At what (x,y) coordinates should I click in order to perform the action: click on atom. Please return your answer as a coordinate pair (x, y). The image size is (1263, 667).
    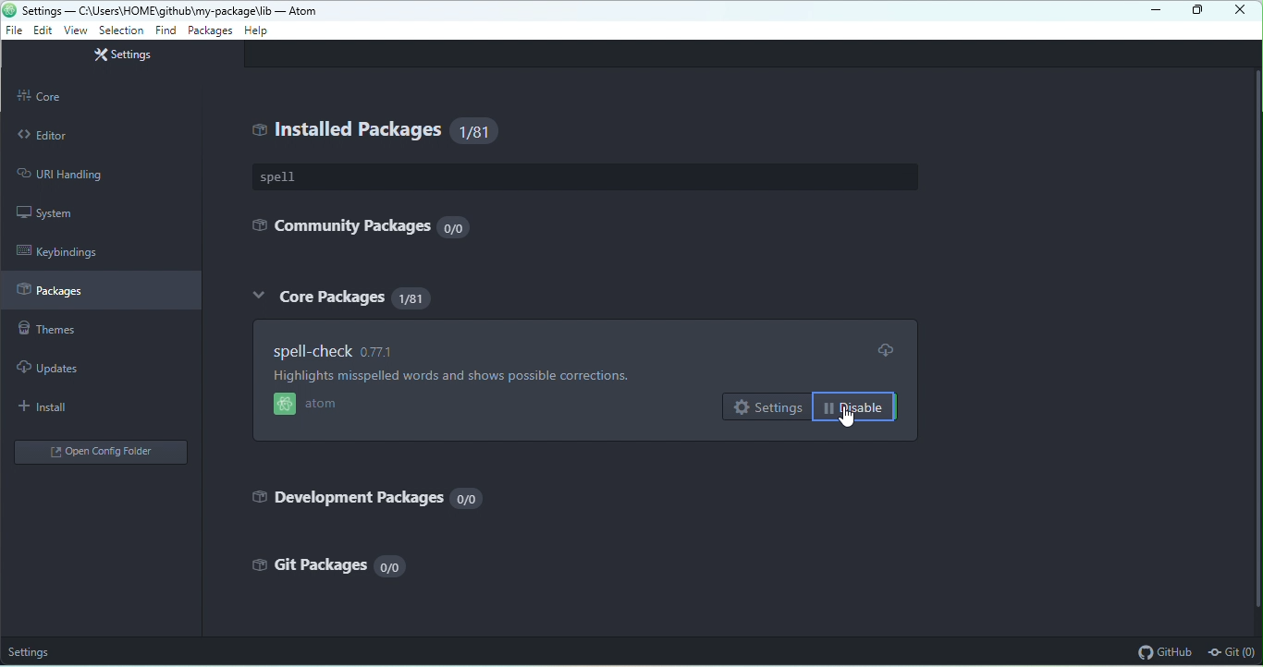
    Looking at the image, I should click on (311, 406).